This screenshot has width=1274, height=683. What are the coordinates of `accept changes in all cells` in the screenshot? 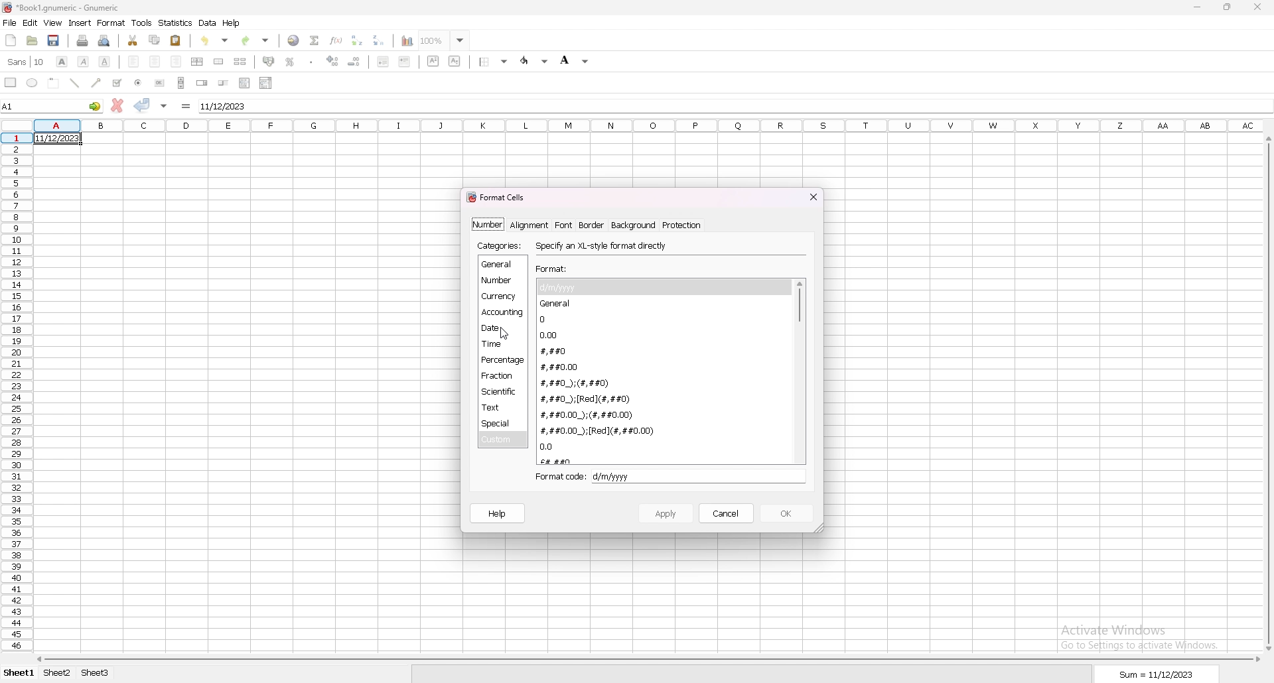 It's located at (165, 105).